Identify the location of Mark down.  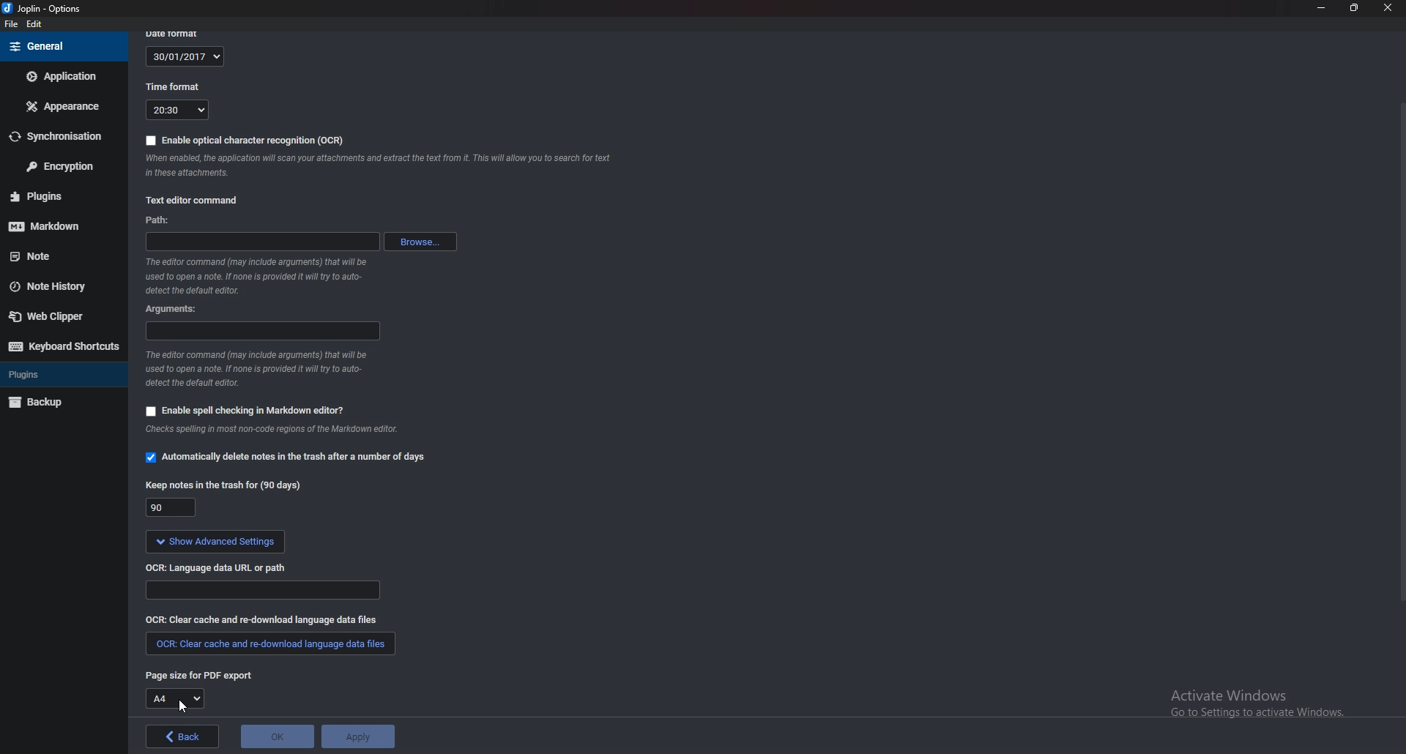
(55, 225).